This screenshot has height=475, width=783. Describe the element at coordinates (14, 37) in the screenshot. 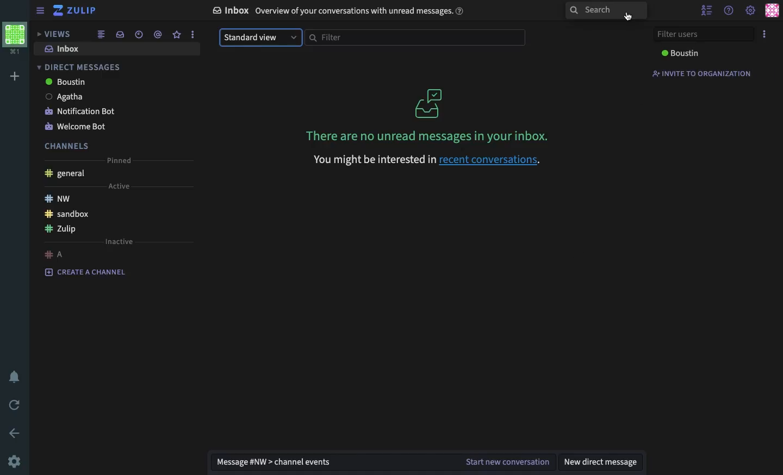

I see `workspace profile` at that location.